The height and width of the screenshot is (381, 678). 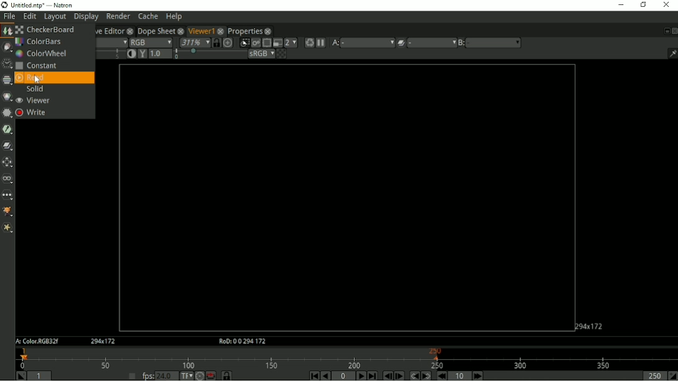 What do you see at coordinates (666, 6) in the screenshot?
I see `Close` at bounding box center [666, 6].